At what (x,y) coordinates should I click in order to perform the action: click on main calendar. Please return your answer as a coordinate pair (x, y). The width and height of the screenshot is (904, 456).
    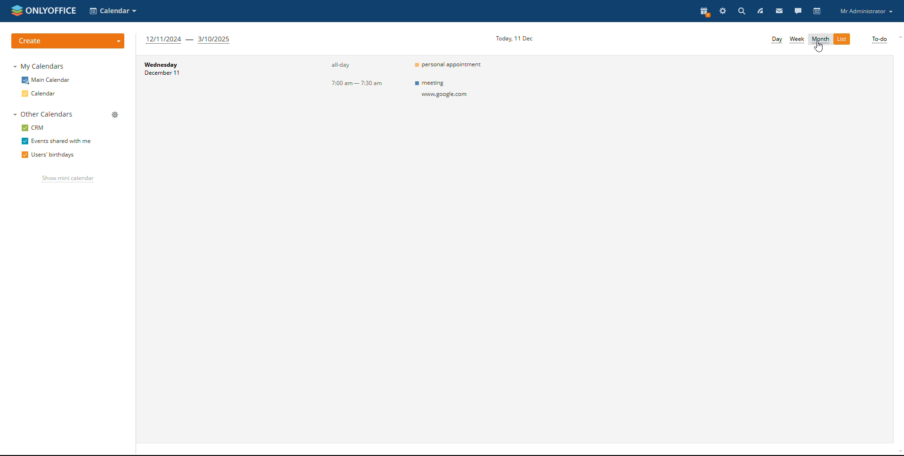
    Looking at the image, I should click on (46, 80).